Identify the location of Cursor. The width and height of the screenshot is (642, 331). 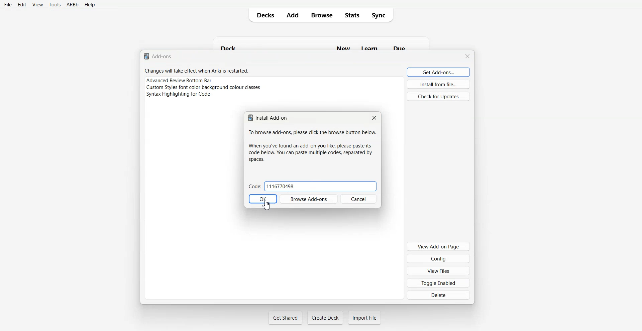
(267, 205).